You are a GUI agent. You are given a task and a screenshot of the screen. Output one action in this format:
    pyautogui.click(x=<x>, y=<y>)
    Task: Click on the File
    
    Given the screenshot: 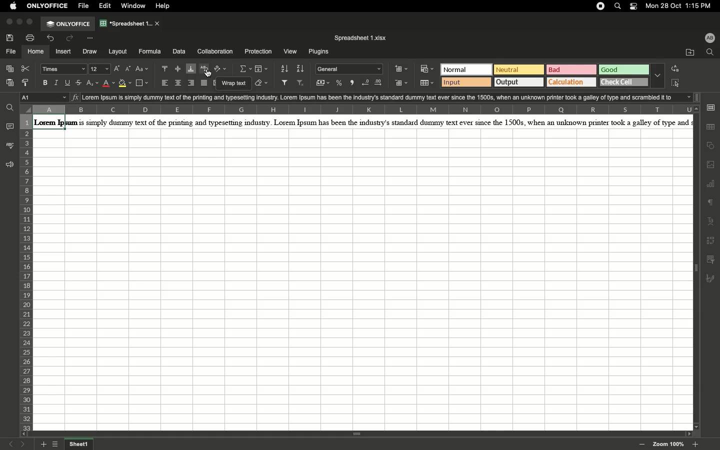 What is the action you would take?
    pyautogui.click(x=10, y=52)
    